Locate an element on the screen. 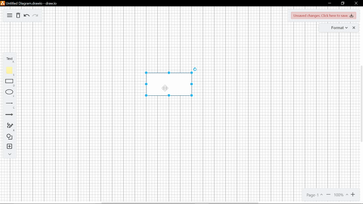 Image resolution: width=363 pixels, height=204 pixels. Rectangle is located at coordinates (10, 82).